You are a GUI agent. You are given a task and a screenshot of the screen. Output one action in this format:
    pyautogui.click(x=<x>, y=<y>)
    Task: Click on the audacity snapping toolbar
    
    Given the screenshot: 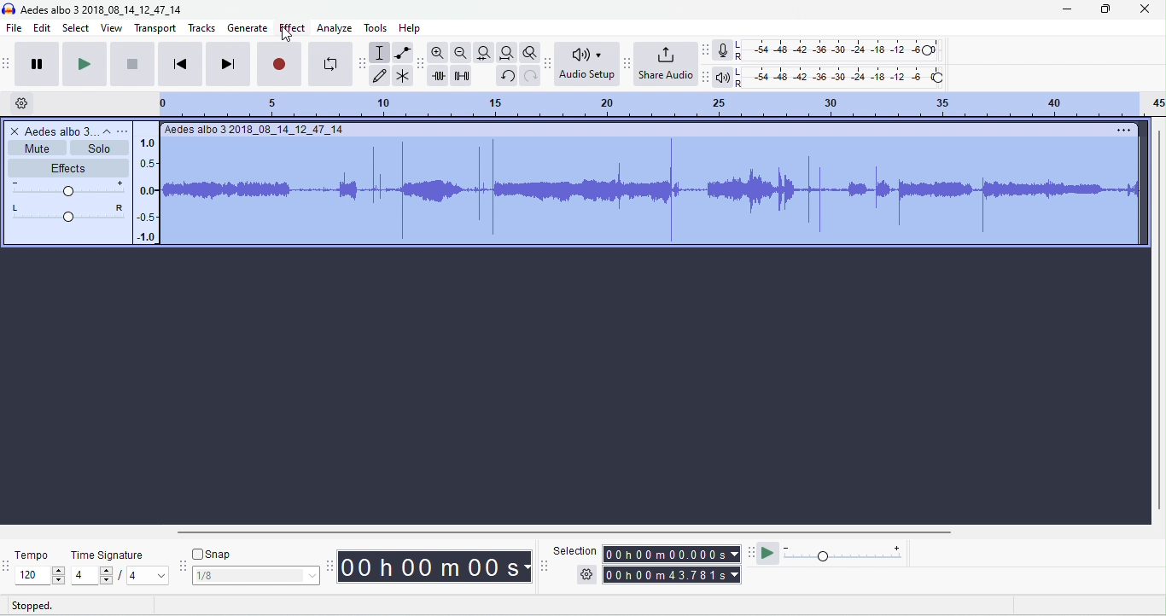 What is the action you would take?
    pyautogui.click(x=184, y=566)
    